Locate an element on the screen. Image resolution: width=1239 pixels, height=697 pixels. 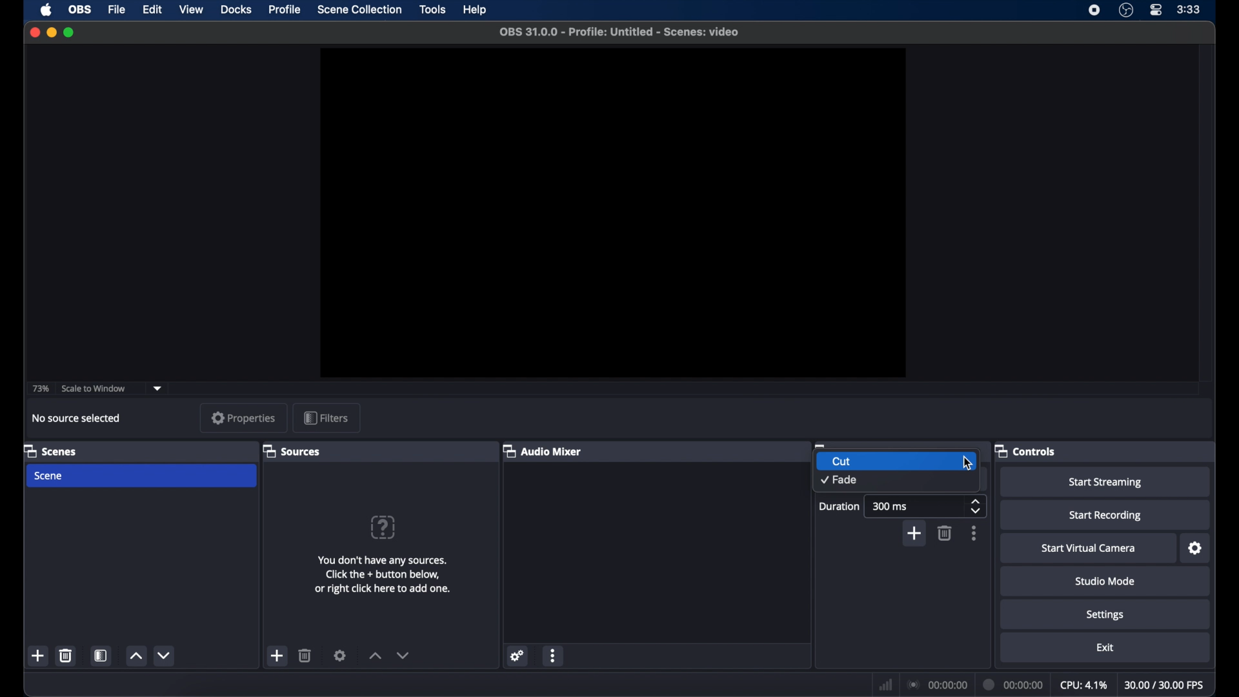
more options is located at coordinates (974, 533).